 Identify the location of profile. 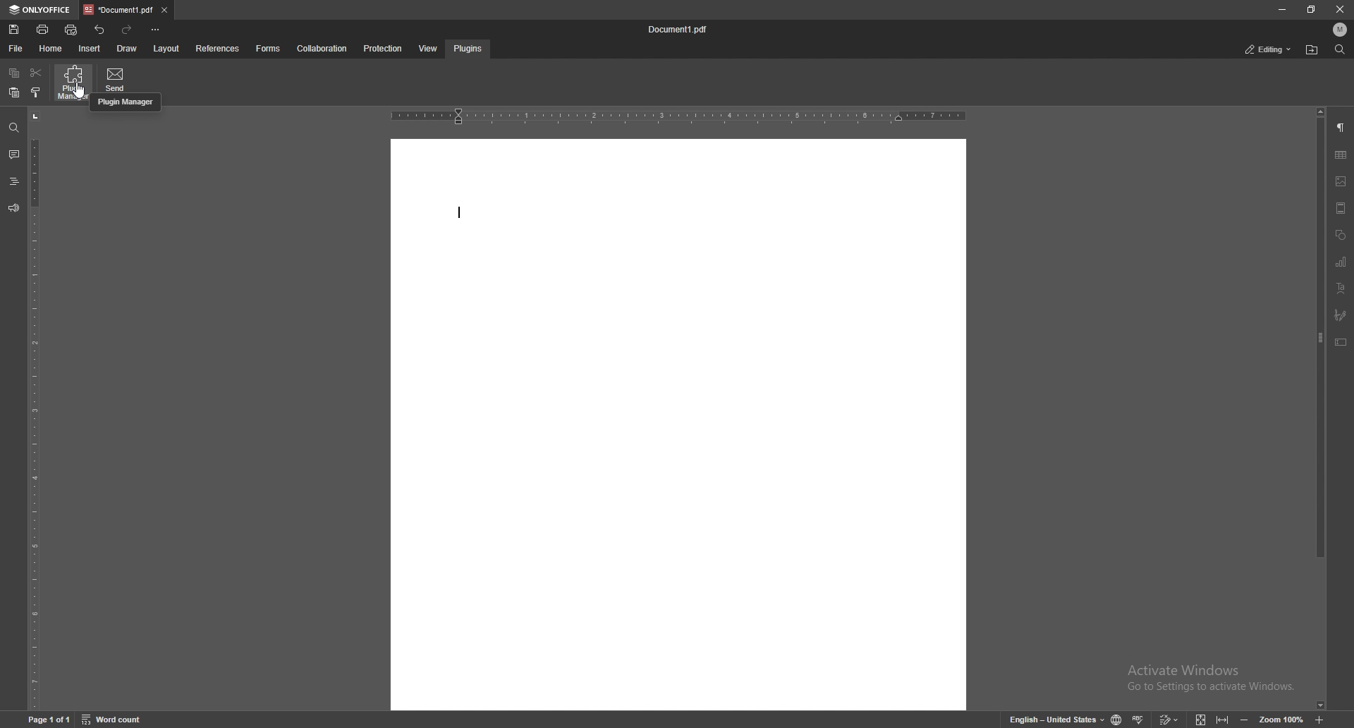
(1342, 29).